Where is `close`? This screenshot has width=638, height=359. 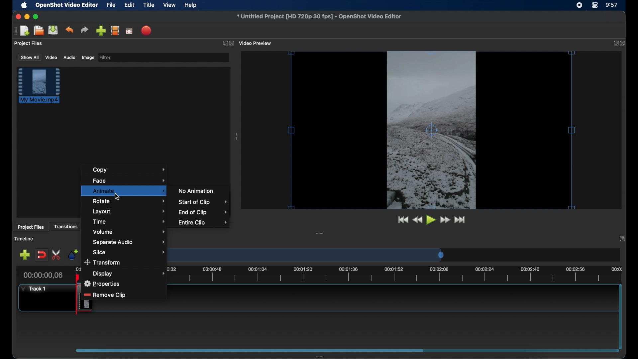 close is located at coordinates (17, 17).